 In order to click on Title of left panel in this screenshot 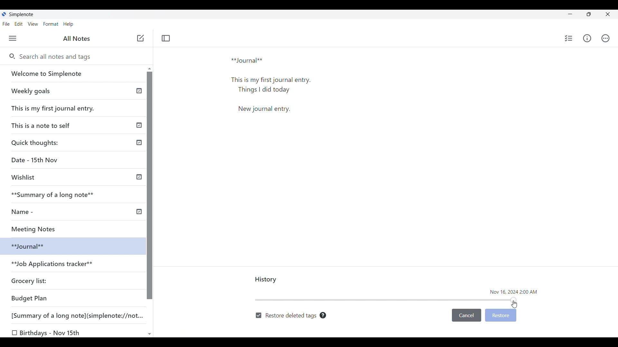, I will do `click(77, 39)`.